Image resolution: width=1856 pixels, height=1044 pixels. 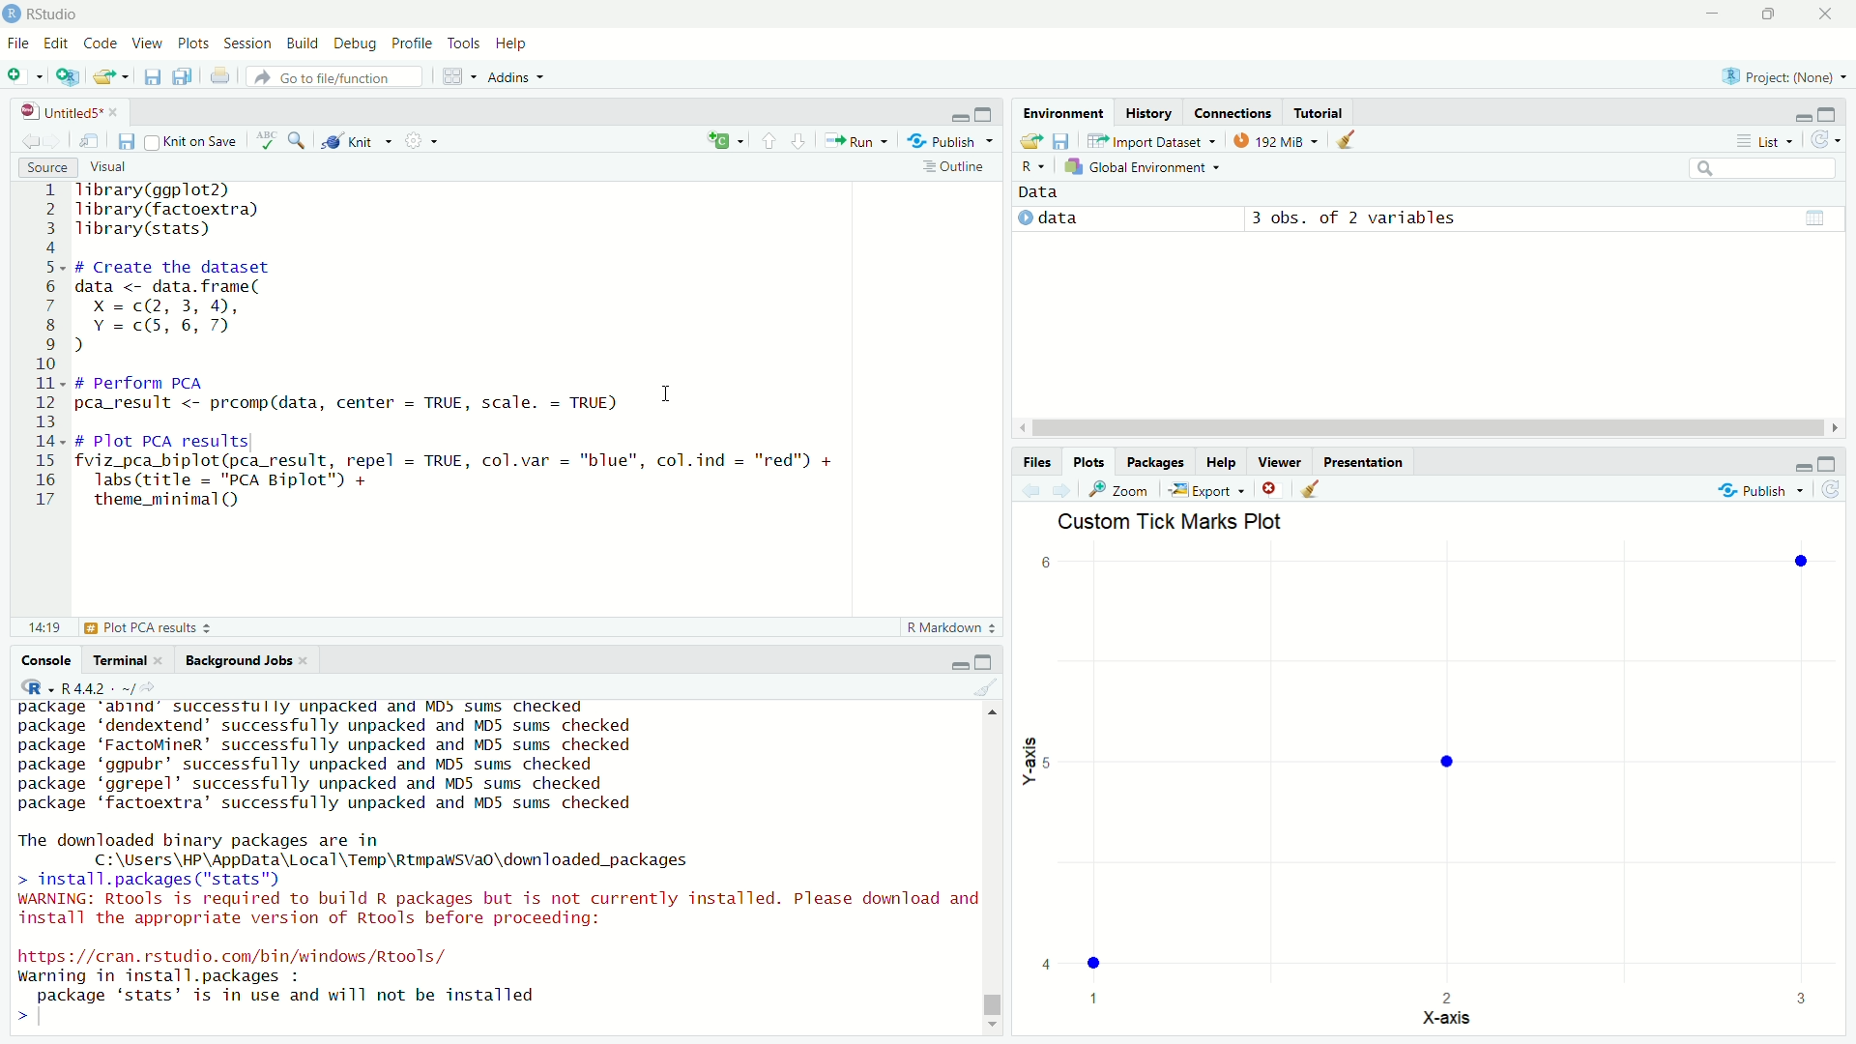 I want to click on Presentation, so click(x=1364, y=462).